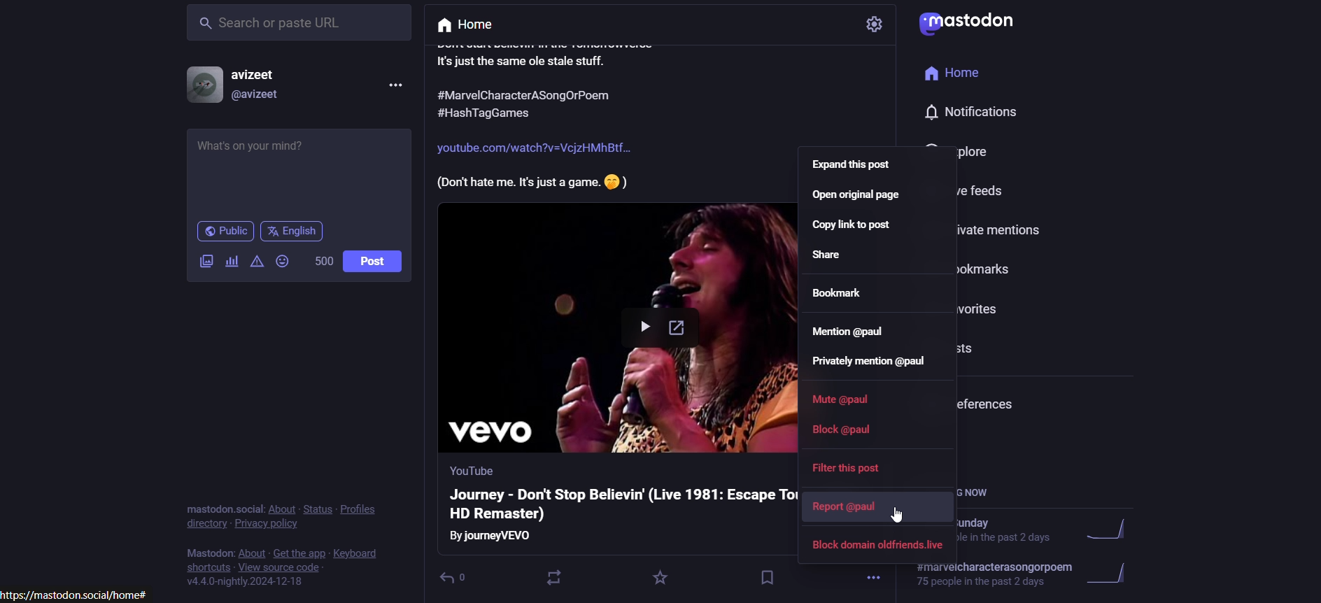 The image size is (1321, 603). What do you see at coordinates (284, 262) in the screenshot?
I see `emoji` at bounding box center [284, 262].